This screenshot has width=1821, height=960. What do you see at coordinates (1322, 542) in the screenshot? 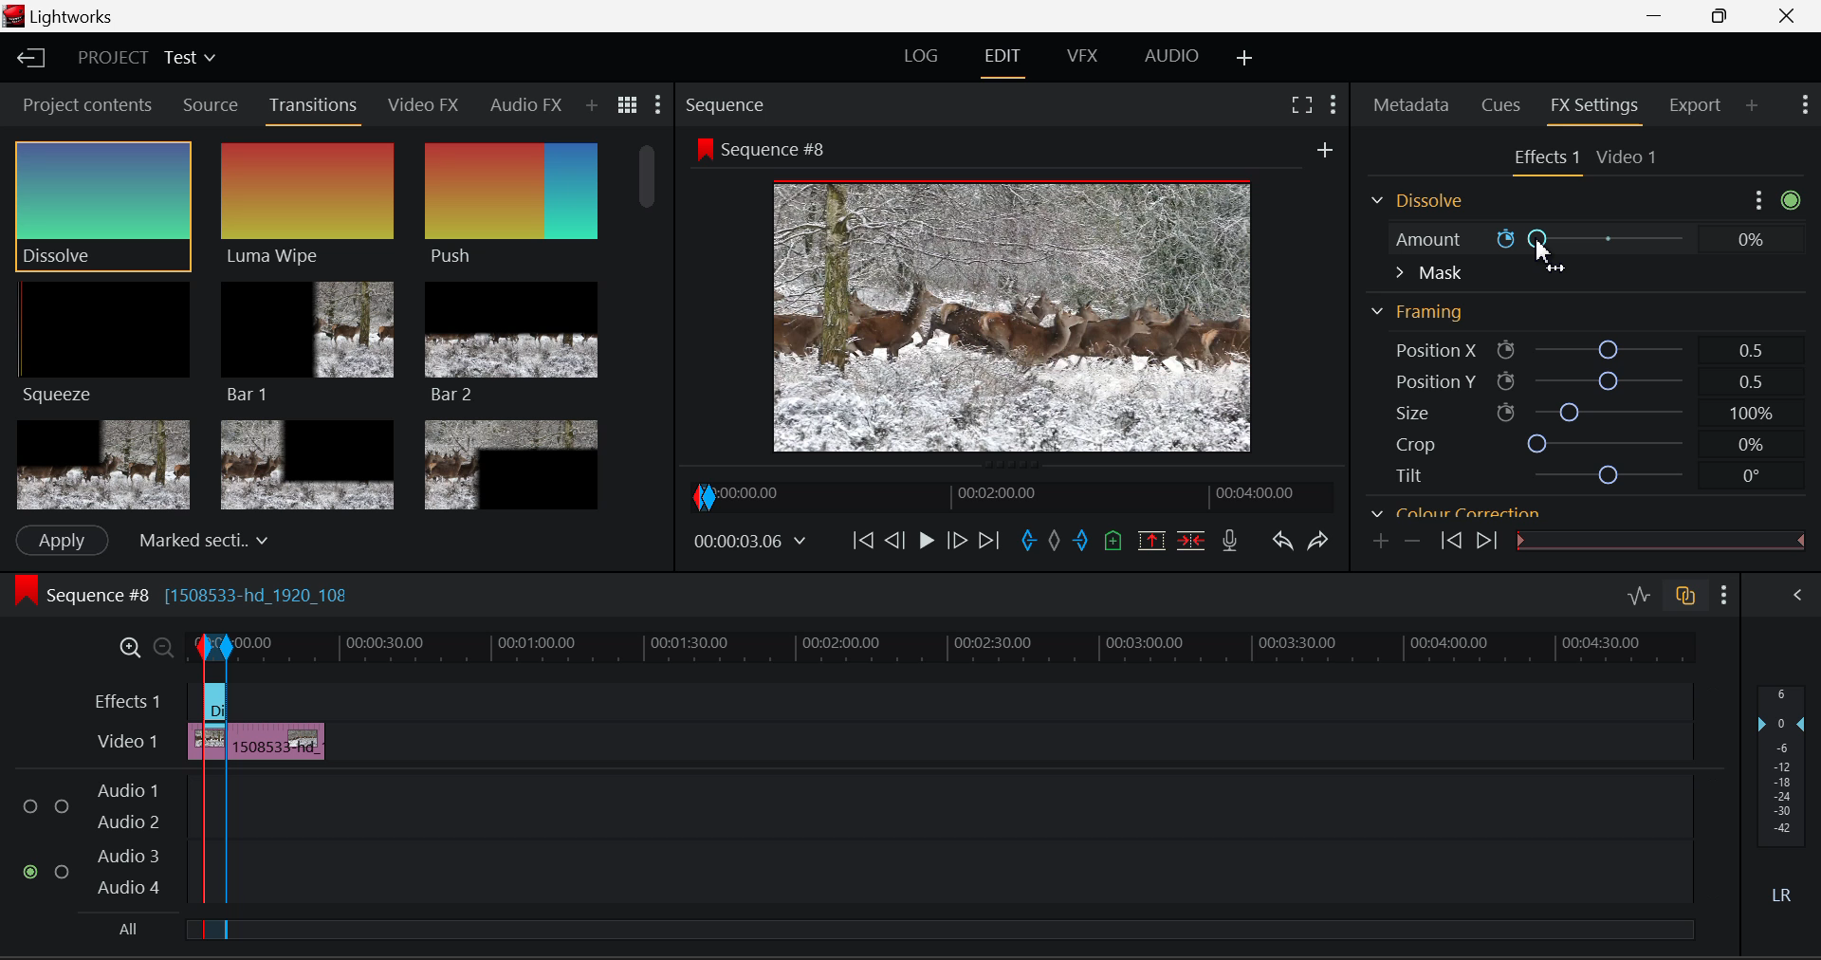
I see `Redo` at bounding box center [1322, 542].